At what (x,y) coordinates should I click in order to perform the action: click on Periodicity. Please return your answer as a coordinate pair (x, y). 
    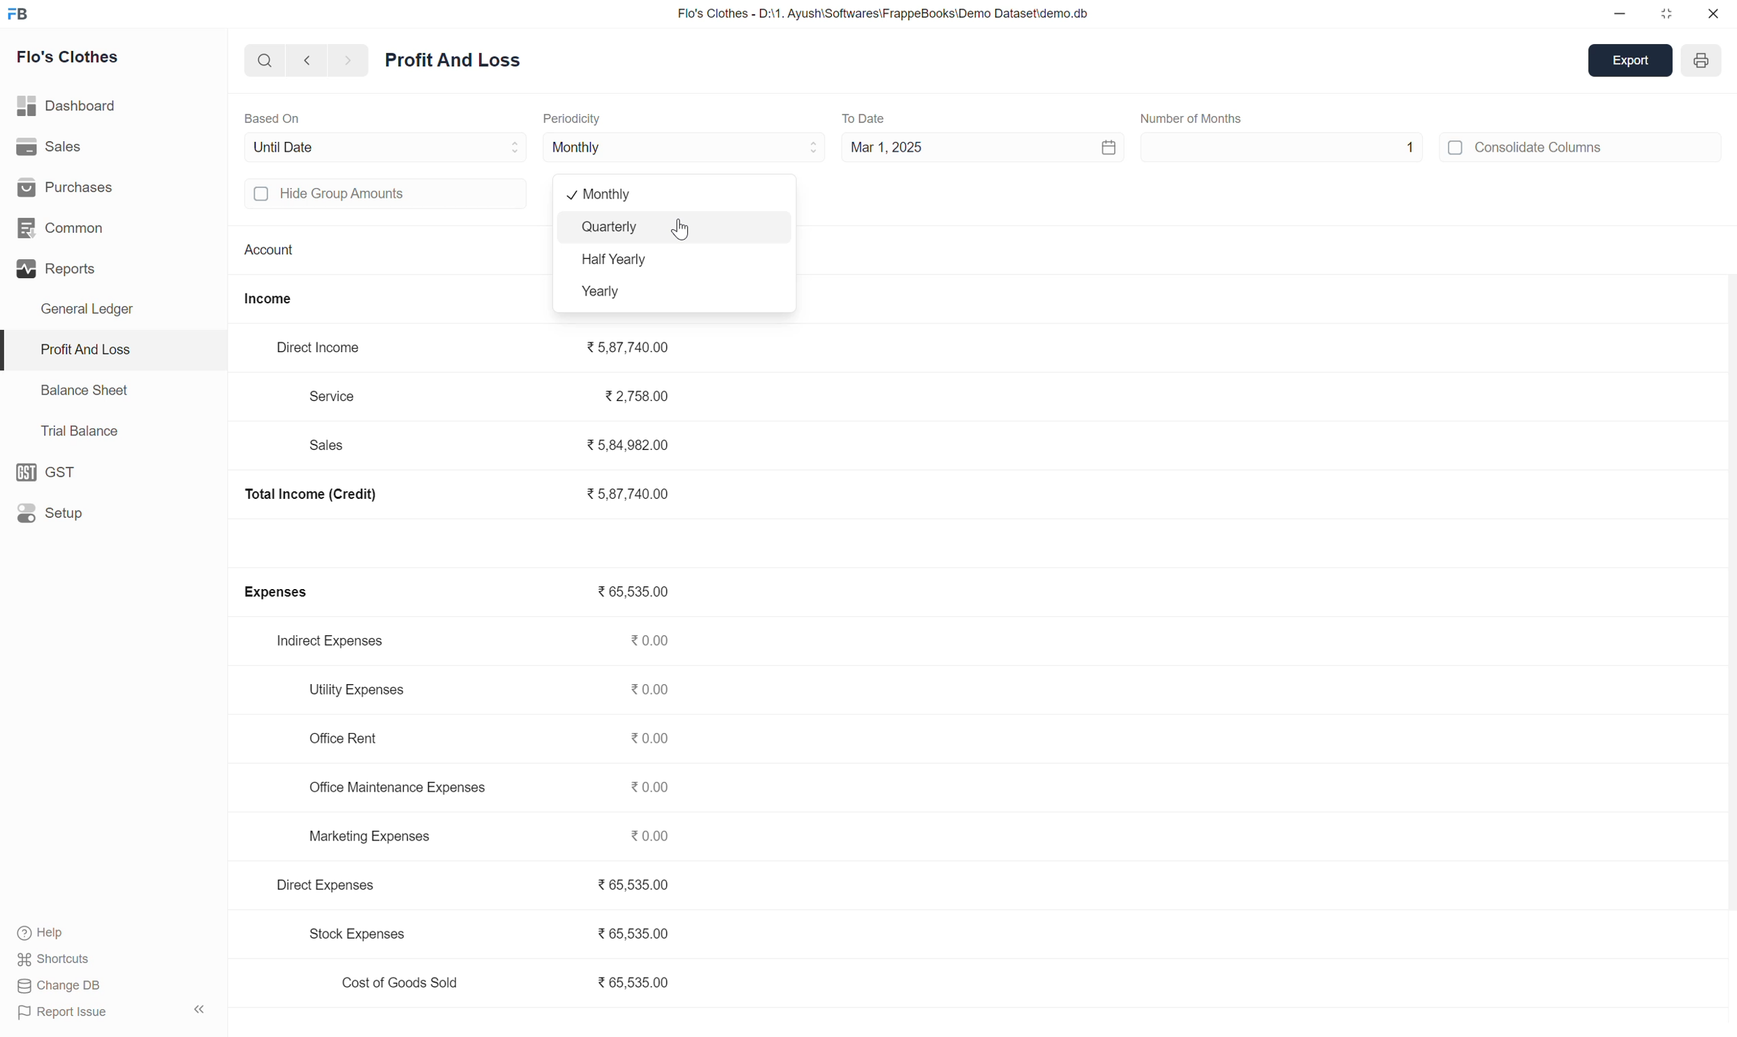
    Looking at the image, I should click on (576, 119).